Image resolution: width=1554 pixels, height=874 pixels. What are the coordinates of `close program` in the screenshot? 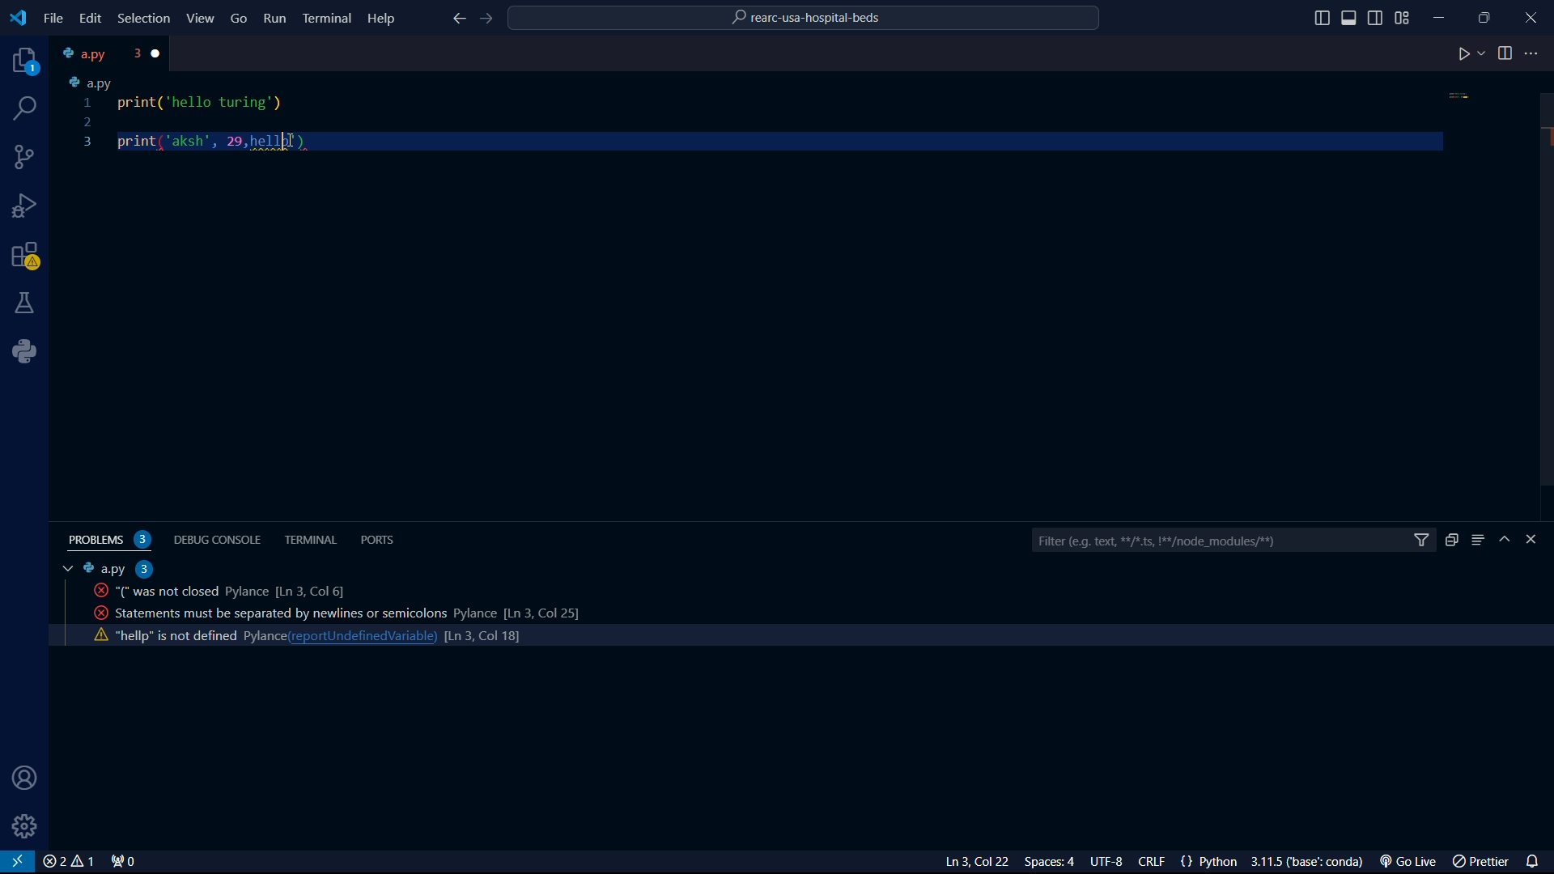 It's located at (1531, 15).